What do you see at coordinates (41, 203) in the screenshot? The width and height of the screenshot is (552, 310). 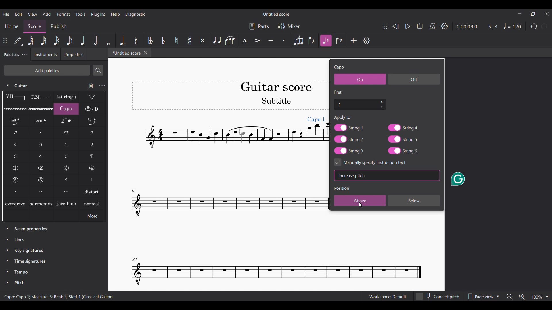 I see `Harmonics` at bounding box center [41, 203].